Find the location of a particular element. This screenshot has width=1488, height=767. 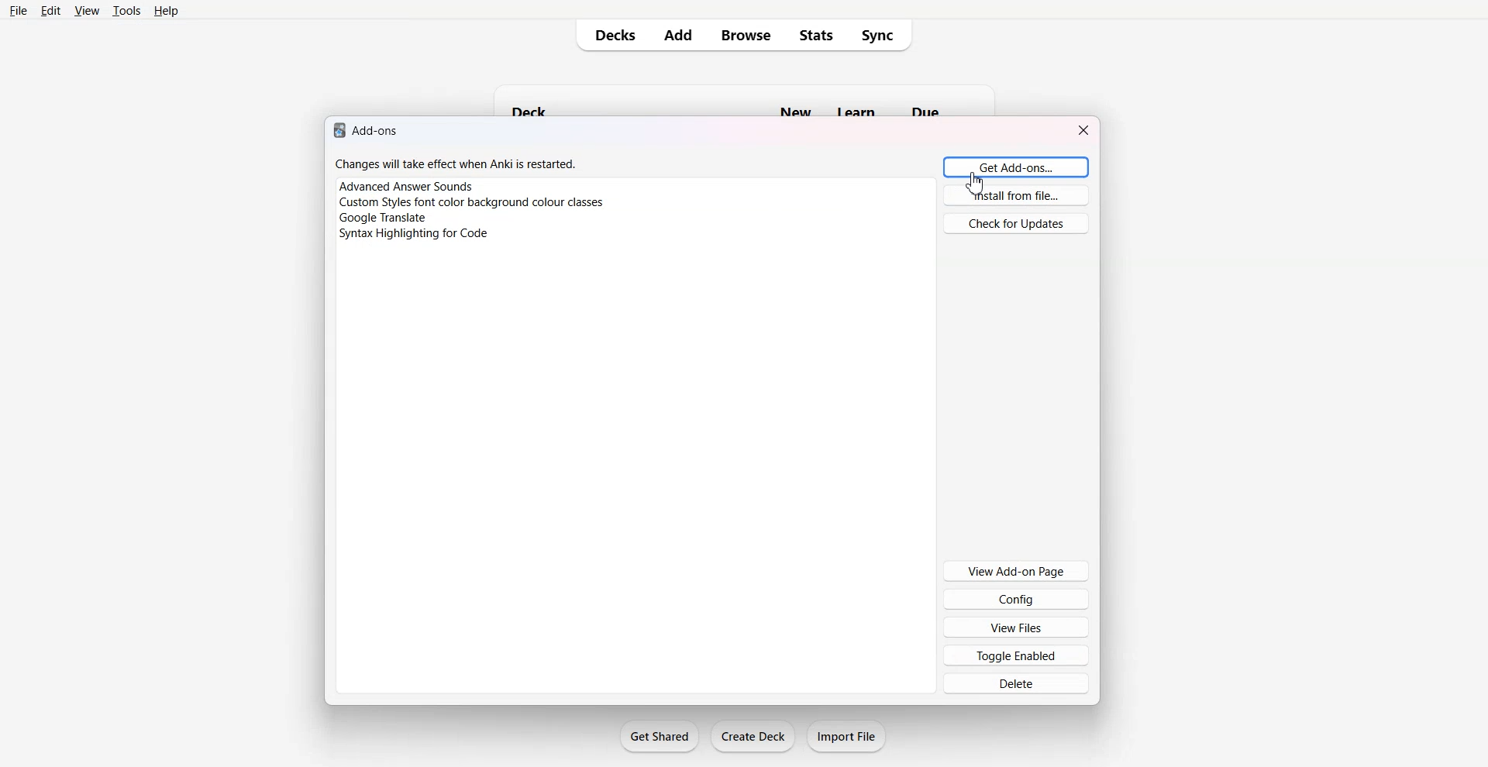

changes will take effect when Anki is restarted. is located at coordinates (456, 163).